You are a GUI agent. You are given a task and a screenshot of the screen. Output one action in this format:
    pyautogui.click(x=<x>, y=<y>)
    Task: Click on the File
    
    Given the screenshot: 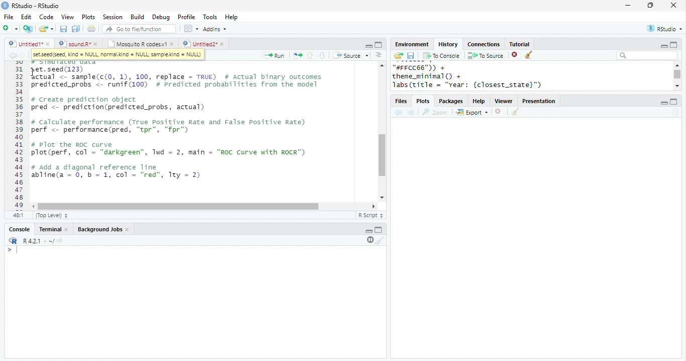 What is the action you would take?
    pyautogui.click(x=9, y=17)
    